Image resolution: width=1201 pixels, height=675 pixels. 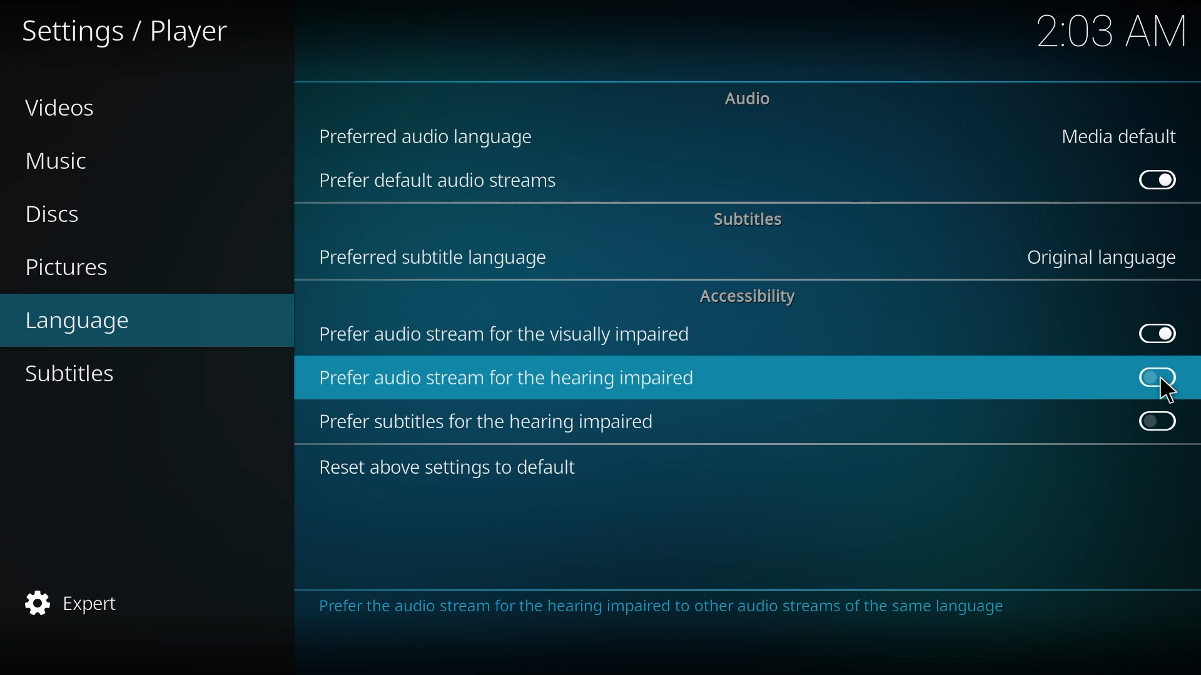 What do you see at coordinates (439, 256) in the screenshot?
I see `preferred subtitle language` at bounding box center [439, 256].